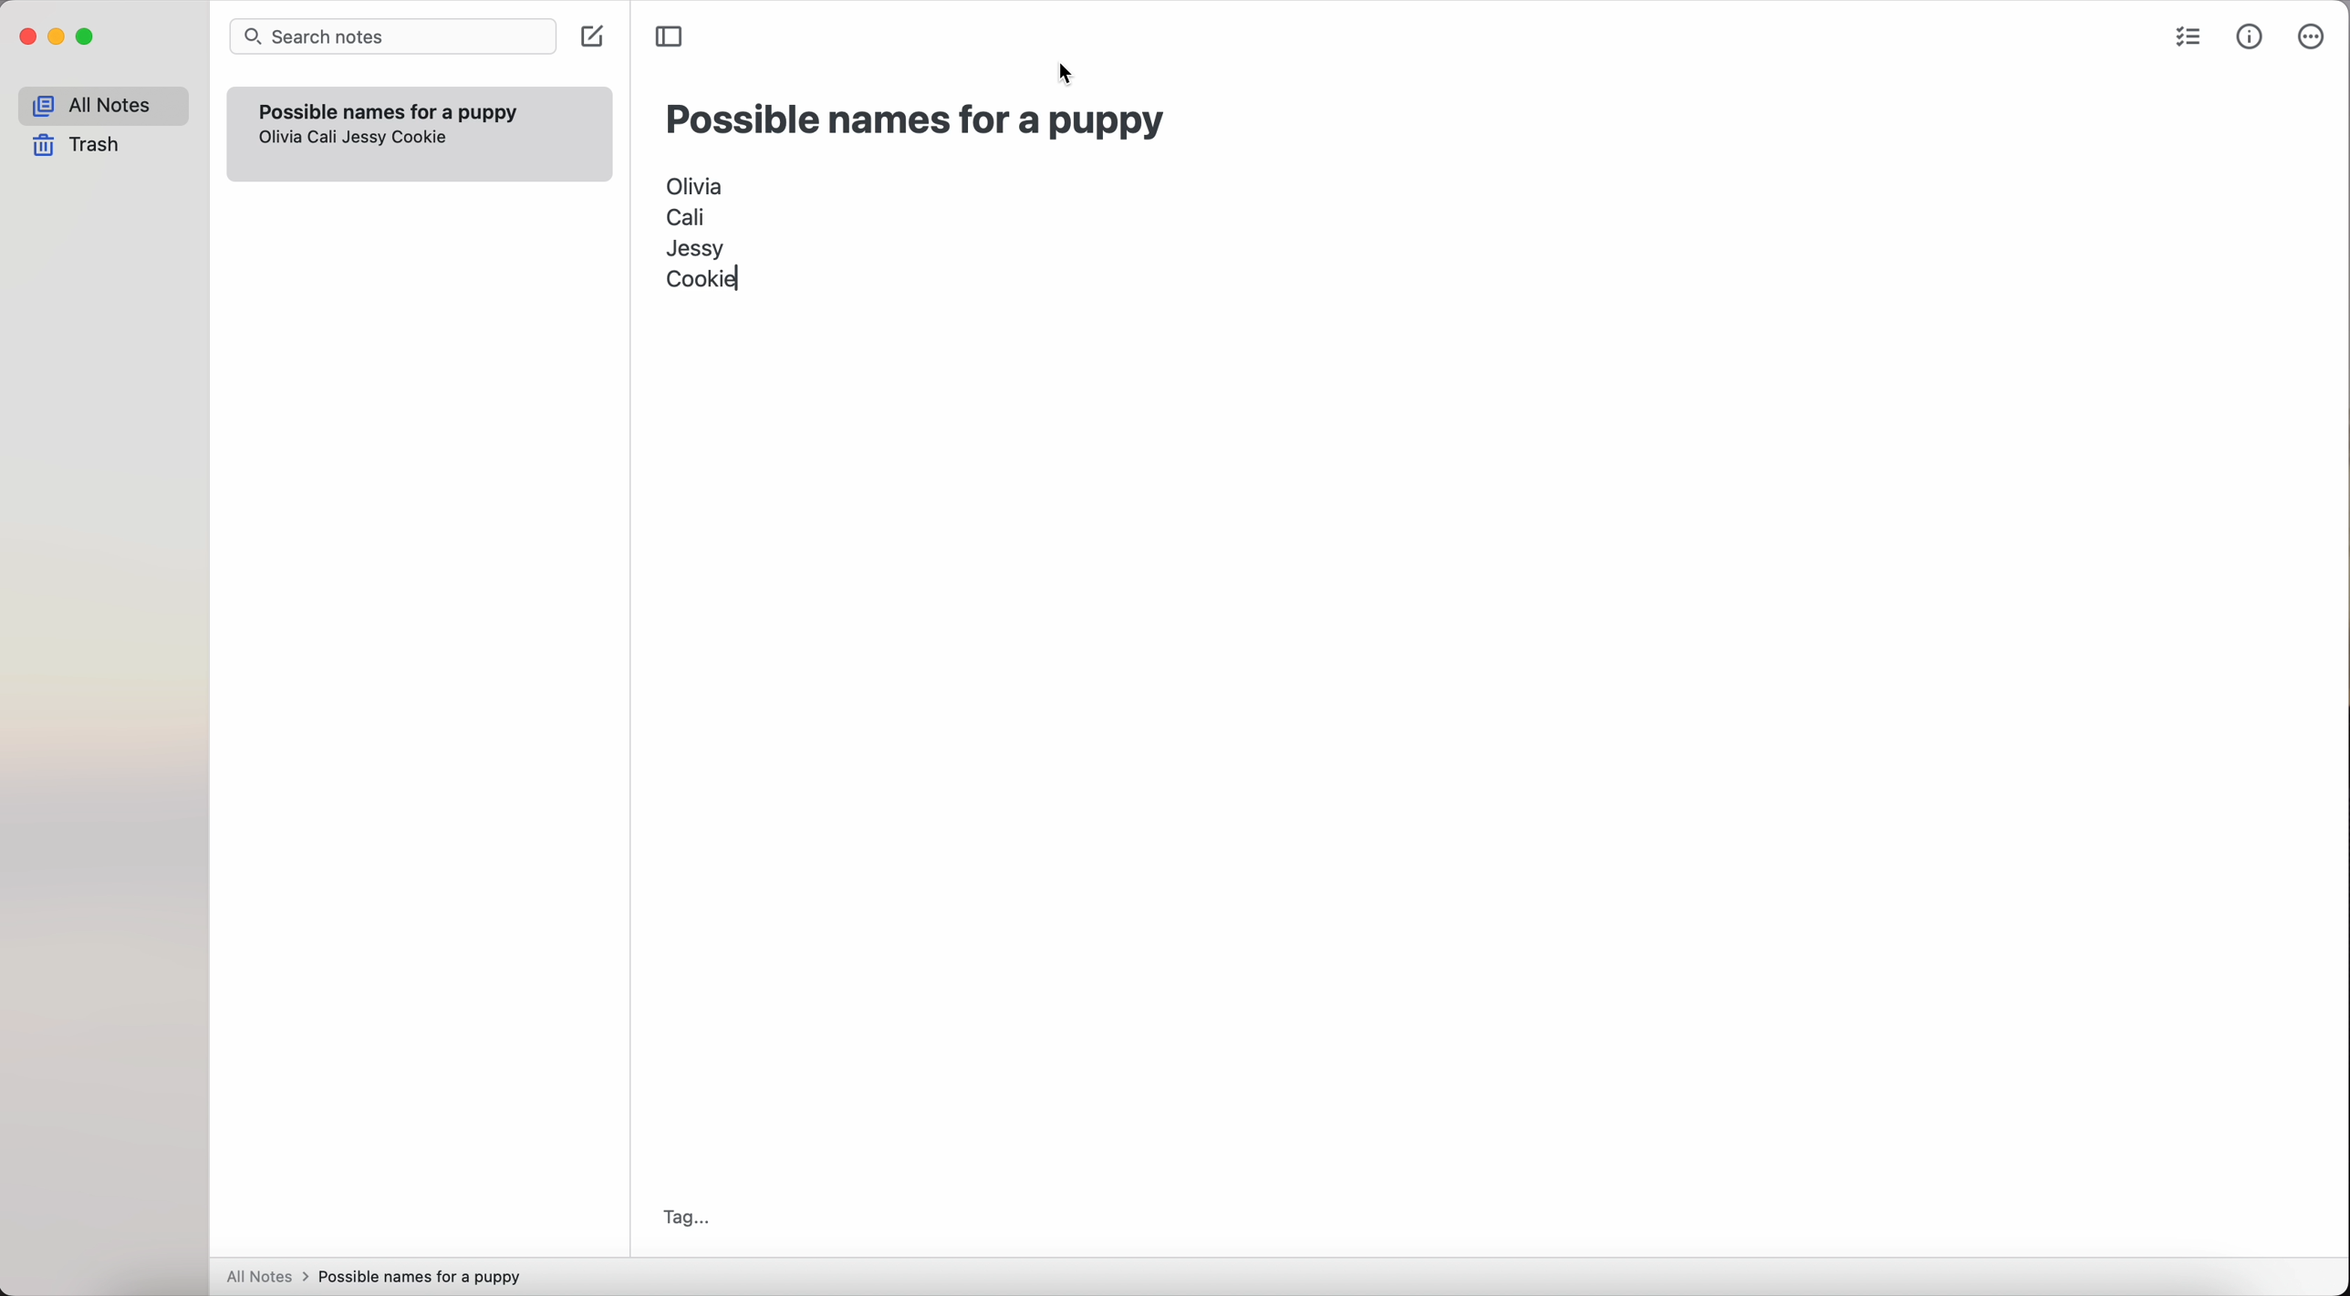  What do you see at coordinates (282, 138) in the screenshot?
I see `olivia` at bounding box center [282, 138].